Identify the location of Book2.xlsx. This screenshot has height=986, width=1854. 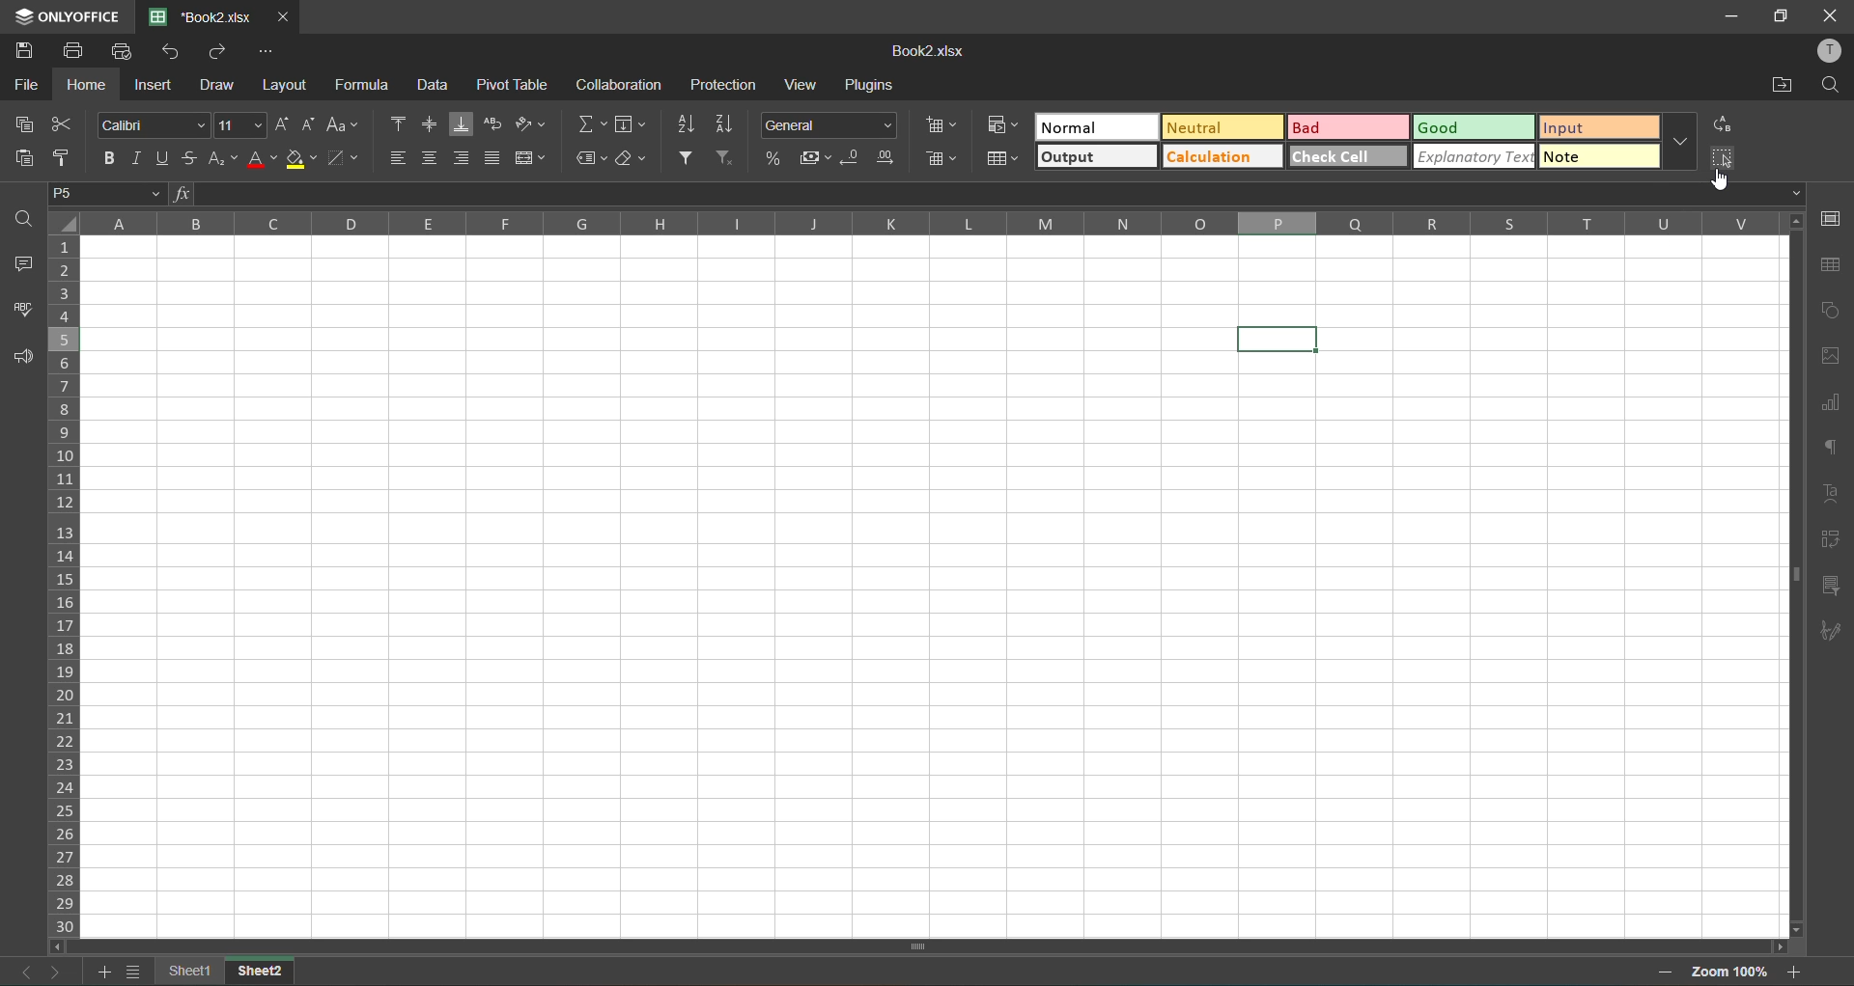
(933, 52).